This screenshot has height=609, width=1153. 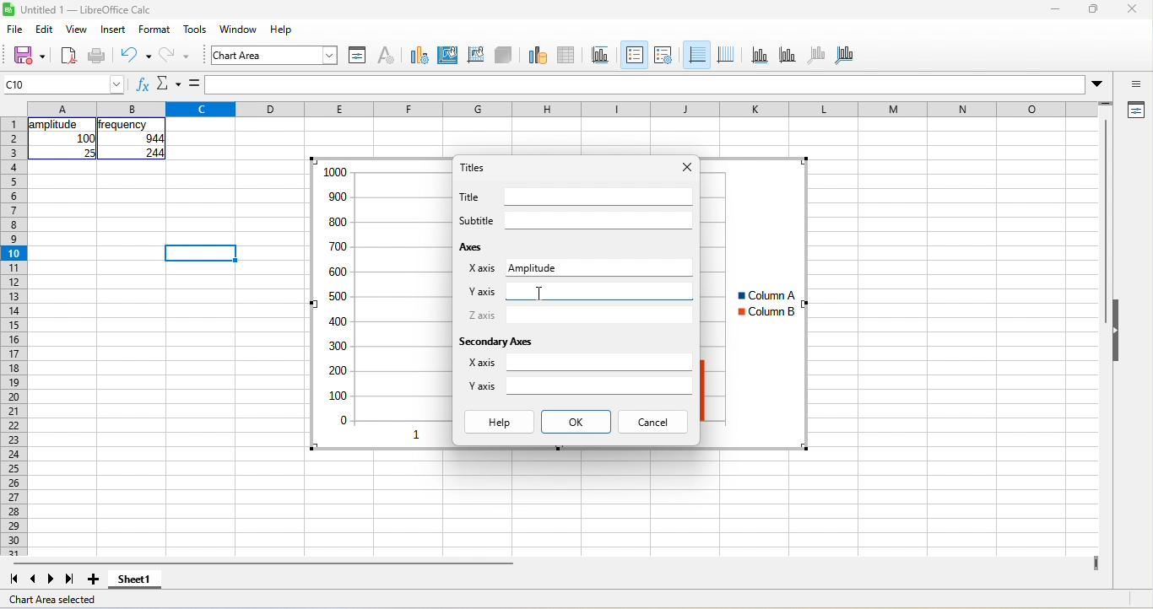 I want to click on legend on\off, so click(x=635, y=55).